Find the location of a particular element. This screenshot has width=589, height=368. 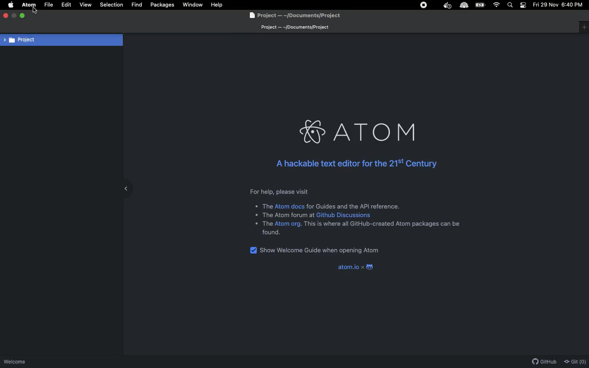

A hackable editor is located at coordinates (355, 164).